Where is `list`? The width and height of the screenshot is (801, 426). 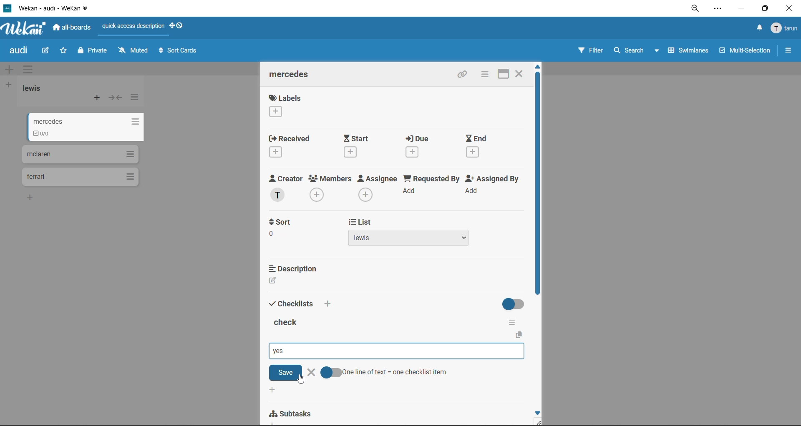 list is located at coordinates (422, 239).